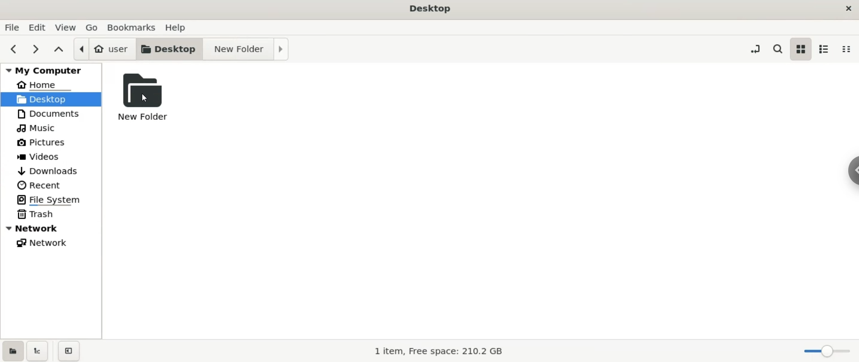 Image resolution: width=859 pixels, height=362 pixels. I want to click on new folder, so click(247, 50).